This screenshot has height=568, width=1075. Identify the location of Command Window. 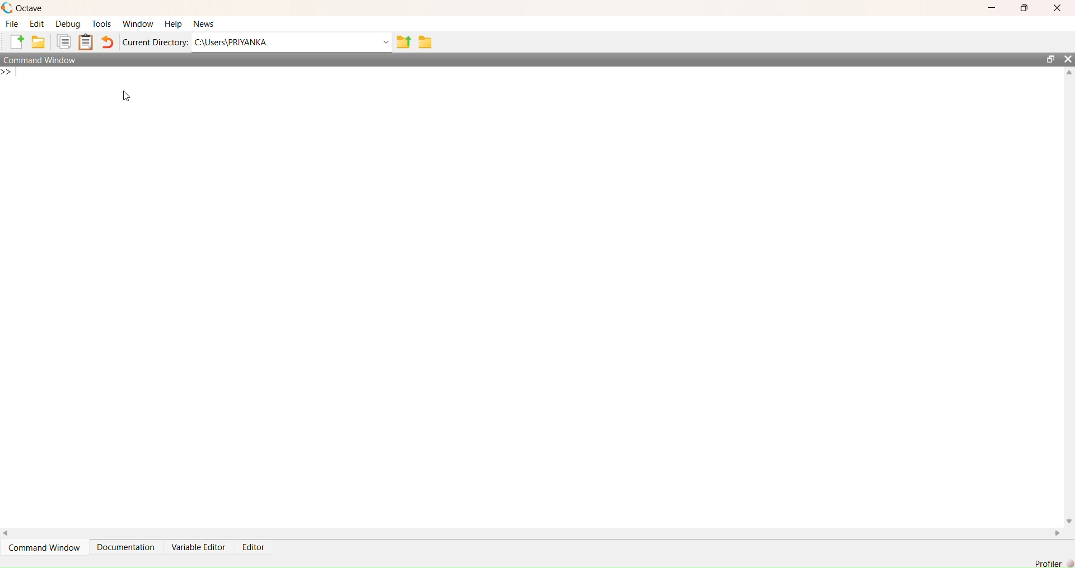
(47, 60).